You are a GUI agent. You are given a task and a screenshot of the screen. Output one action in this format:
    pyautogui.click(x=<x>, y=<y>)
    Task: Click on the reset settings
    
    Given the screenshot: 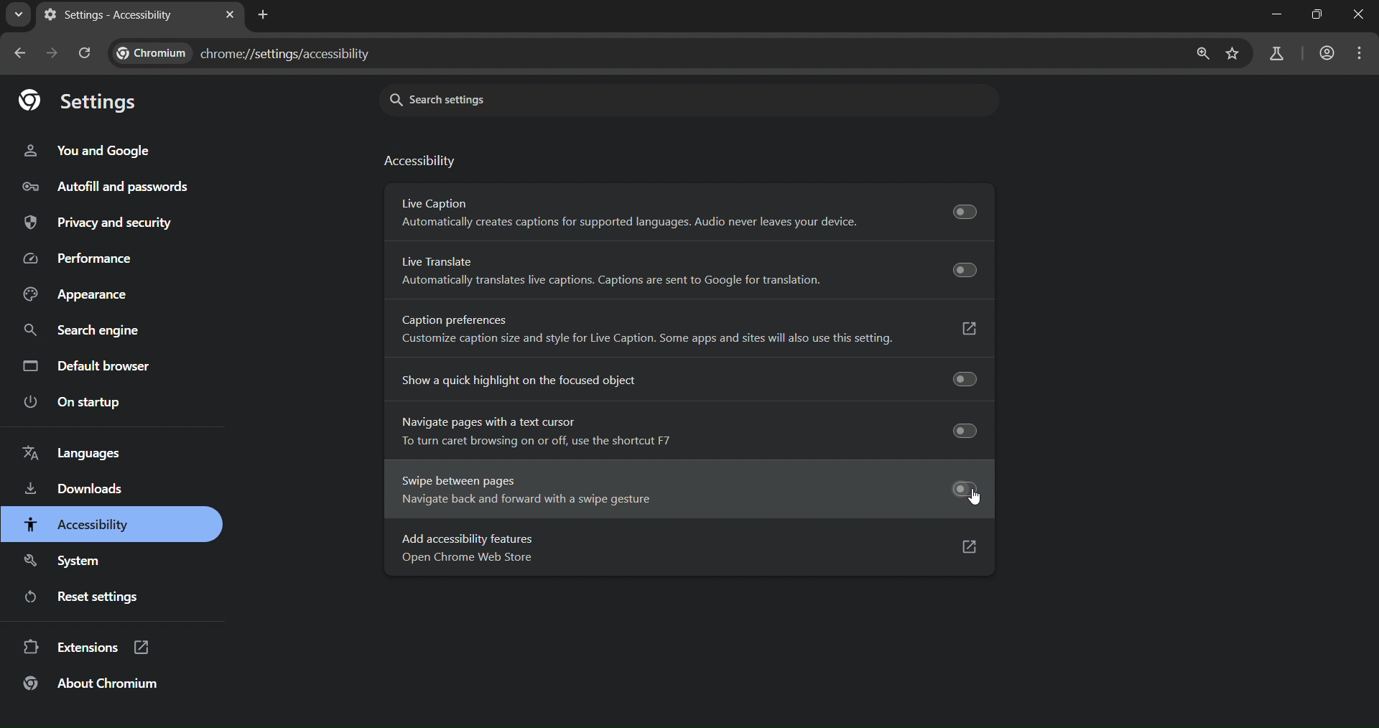 What is the action you would take?
    pyautogui.click(x=91, y=599)
    